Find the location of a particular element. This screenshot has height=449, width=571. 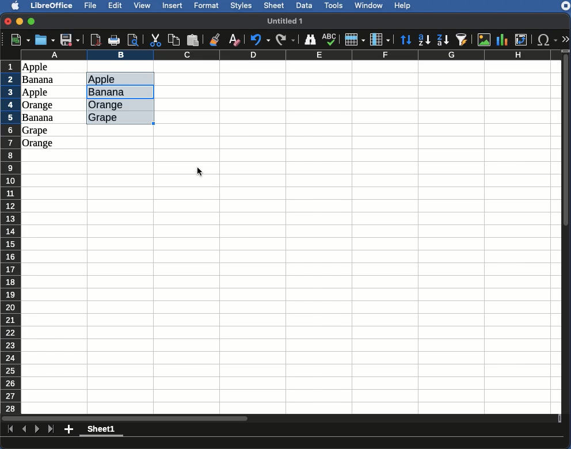

UNIQUE values listed - orange is located at coordinates (120, 105).